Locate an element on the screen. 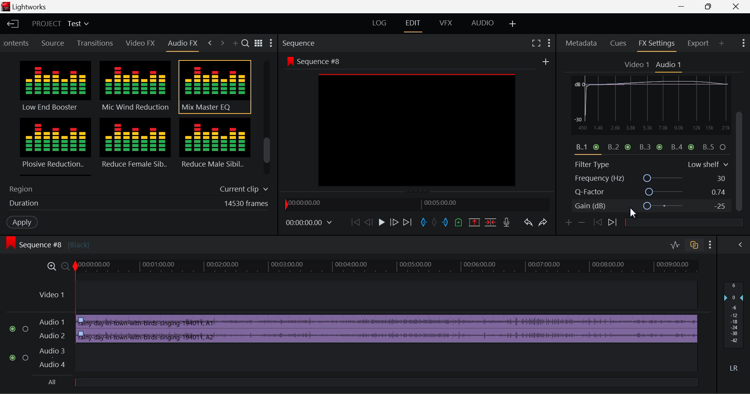  Mix Master EQ is located at coordinates (213, 87).